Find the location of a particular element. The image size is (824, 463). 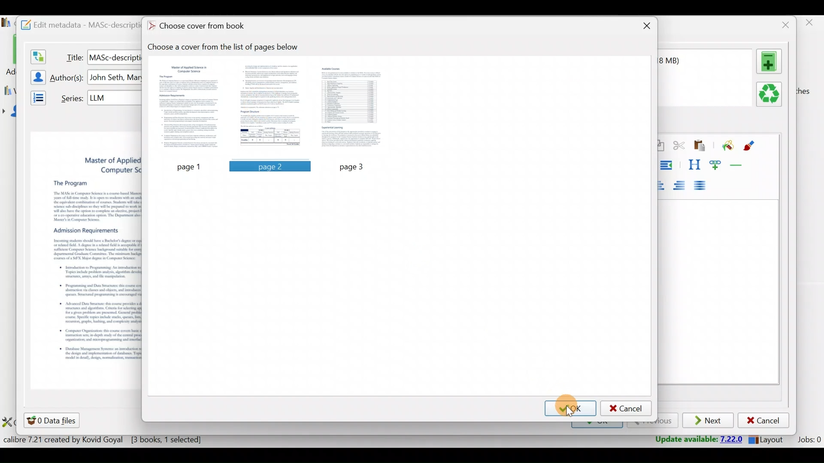

Cancel is located at coordinates (763, 421).